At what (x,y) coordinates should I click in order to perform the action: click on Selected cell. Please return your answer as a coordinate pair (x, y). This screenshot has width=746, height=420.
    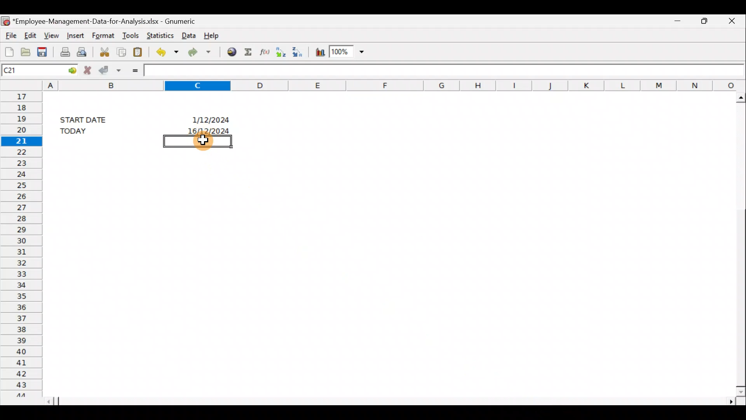
    Looking at the image, I should click on (198, 141).